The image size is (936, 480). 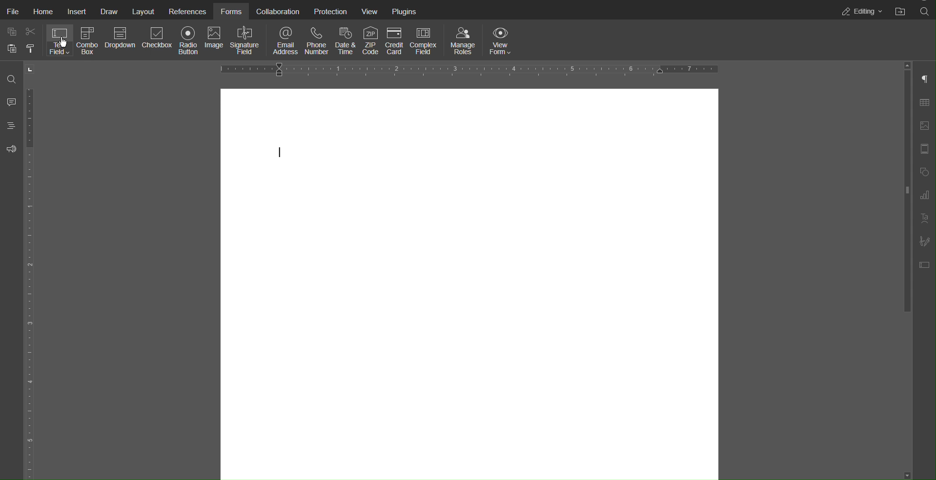 I want to click on Horizontal Ruler, so click(x=471, y=70).